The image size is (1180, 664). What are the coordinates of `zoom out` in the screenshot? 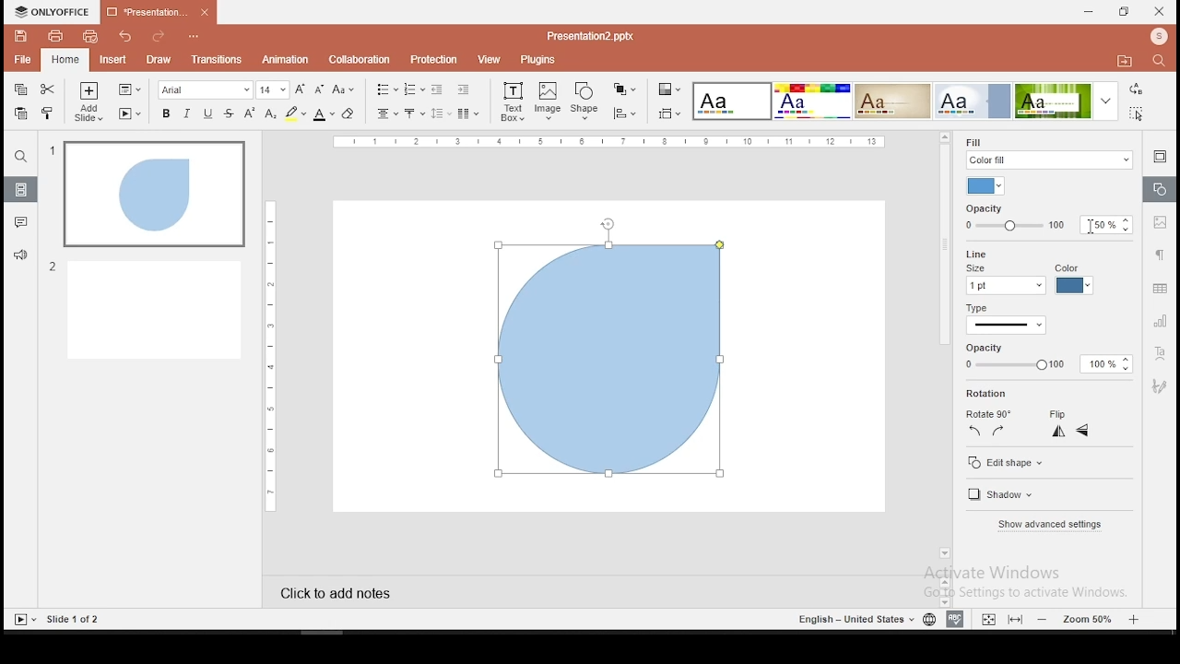 It's located at (1136, 619).